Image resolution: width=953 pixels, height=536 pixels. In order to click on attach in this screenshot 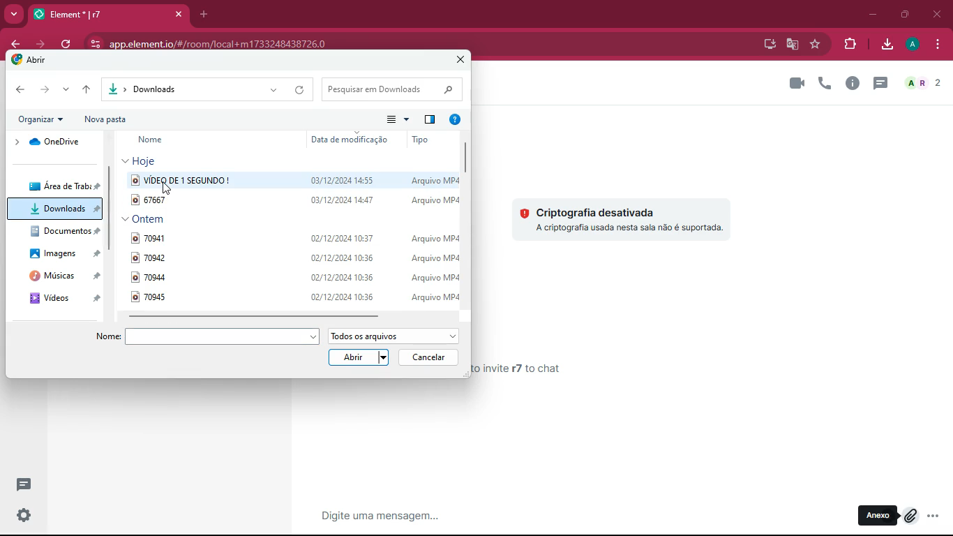, I will do `click(908, 519)`.